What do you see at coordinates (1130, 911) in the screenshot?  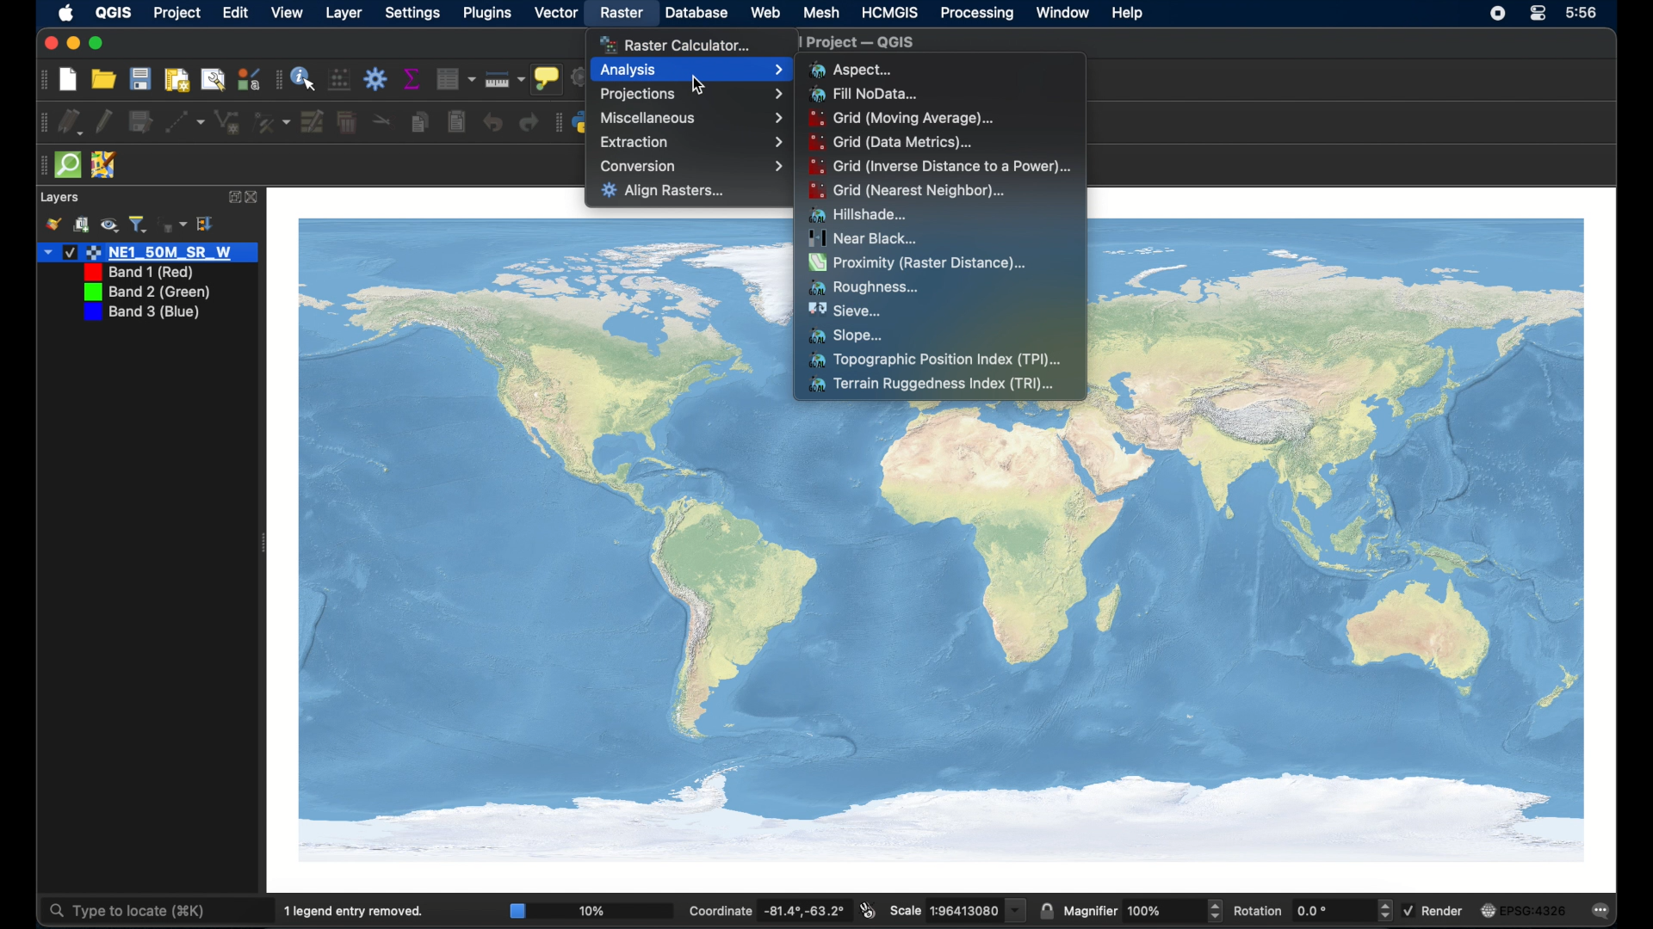 I see `magnifier` at bounding box center [1130, 911].